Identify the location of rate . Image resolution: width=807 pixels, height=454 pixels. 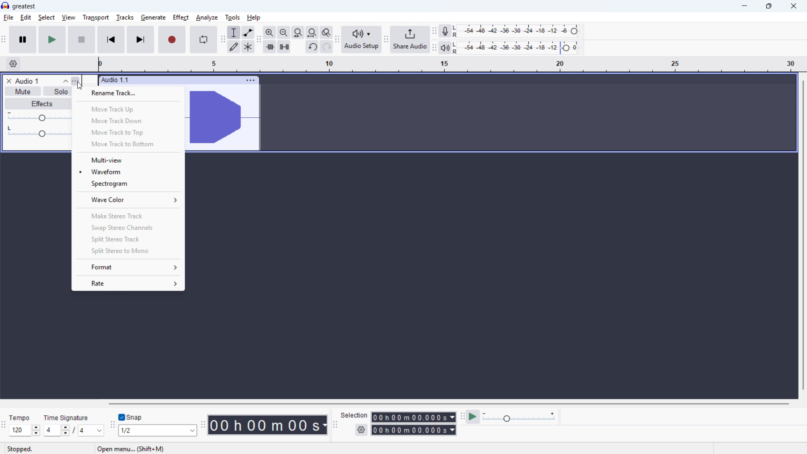
(128, 283).